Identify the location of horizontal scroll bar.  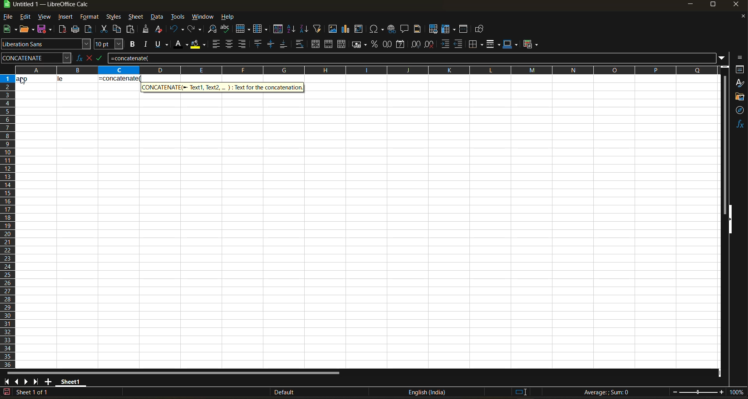
(173, 372).